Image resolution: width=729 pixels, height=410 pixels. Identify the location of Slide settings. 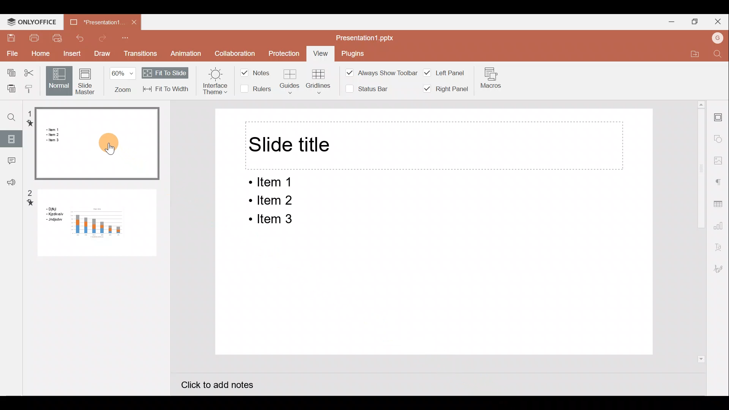
(720, 116).